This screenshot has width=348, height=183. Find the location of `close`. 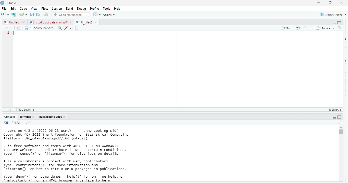

close is located at coordinates (342, 3).